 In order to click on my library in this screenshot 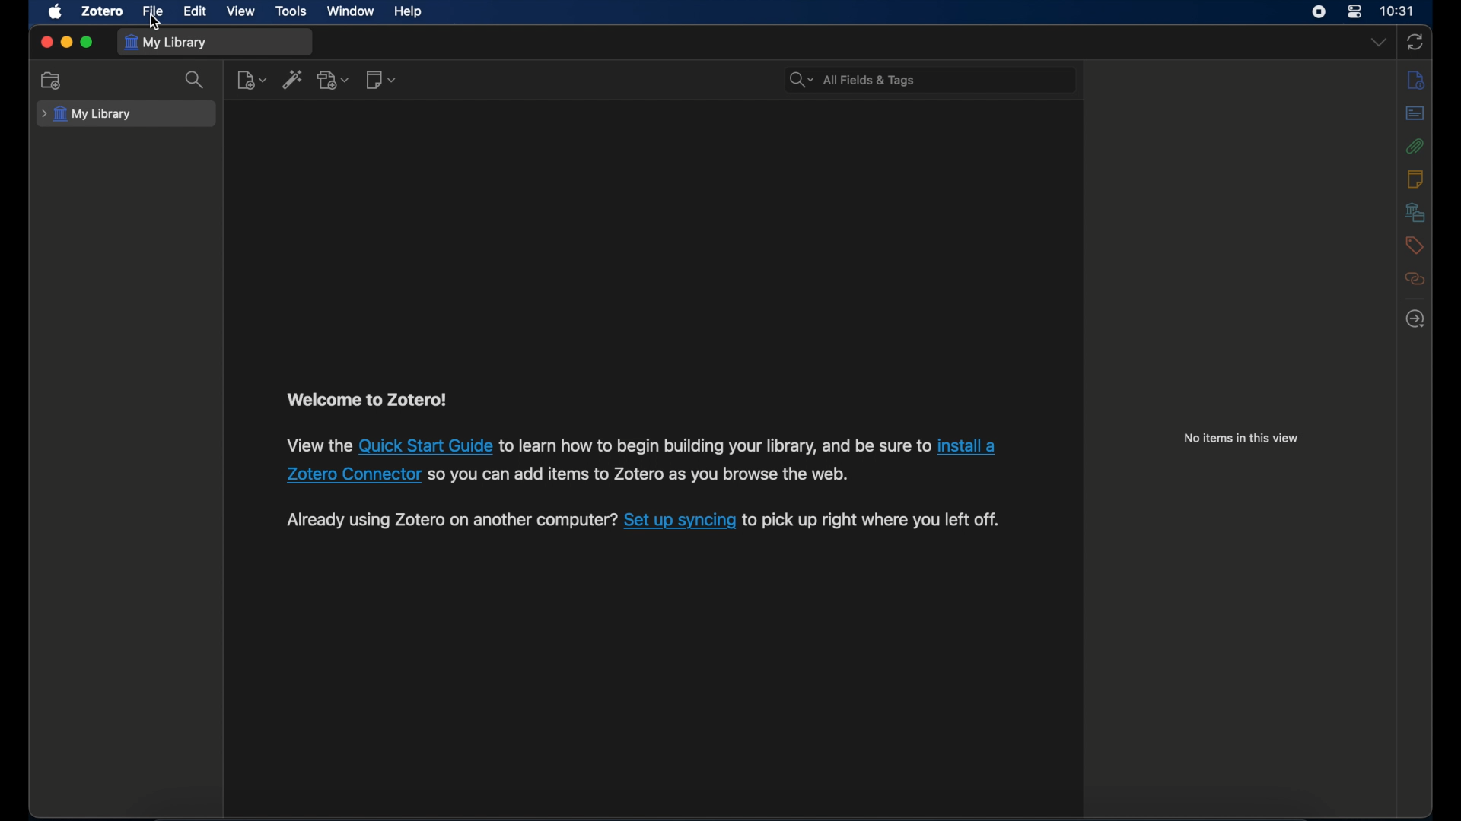, I will do `click(86, 115)`.